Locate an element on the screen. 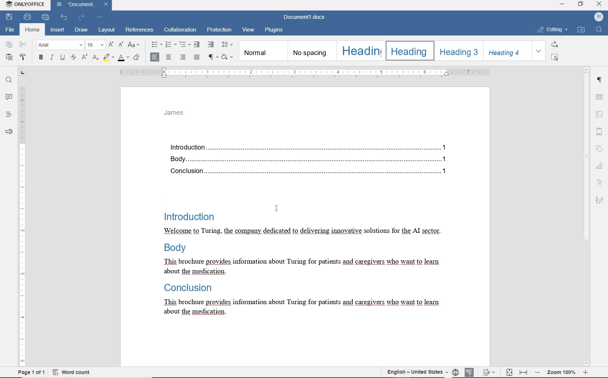 Image resolution: width=608 pixels, height=378 pixels. subscript is located at coordinates (95, 58).